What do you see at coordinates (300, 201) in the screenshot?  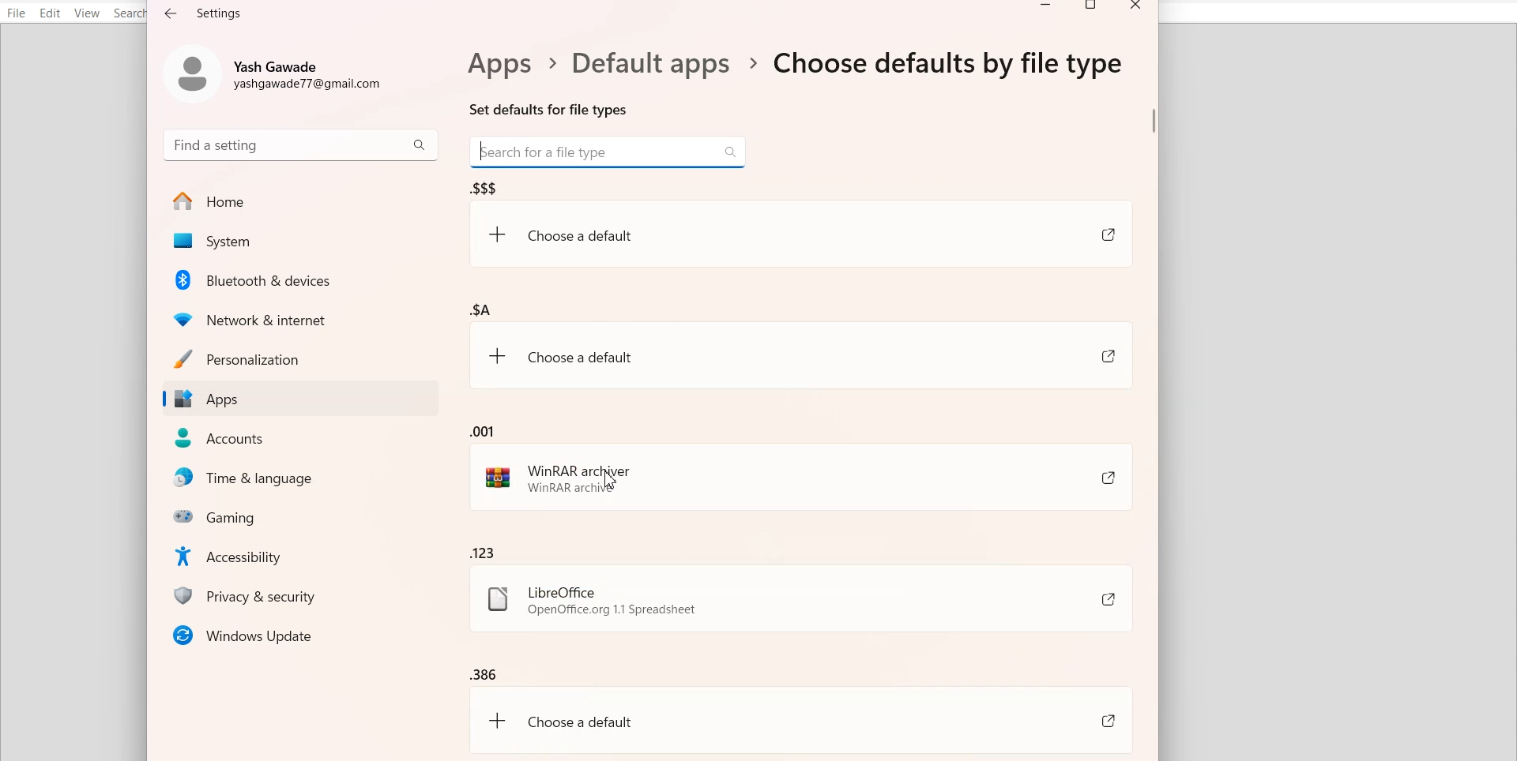 I see `Home` at bounding box center [300, 201].